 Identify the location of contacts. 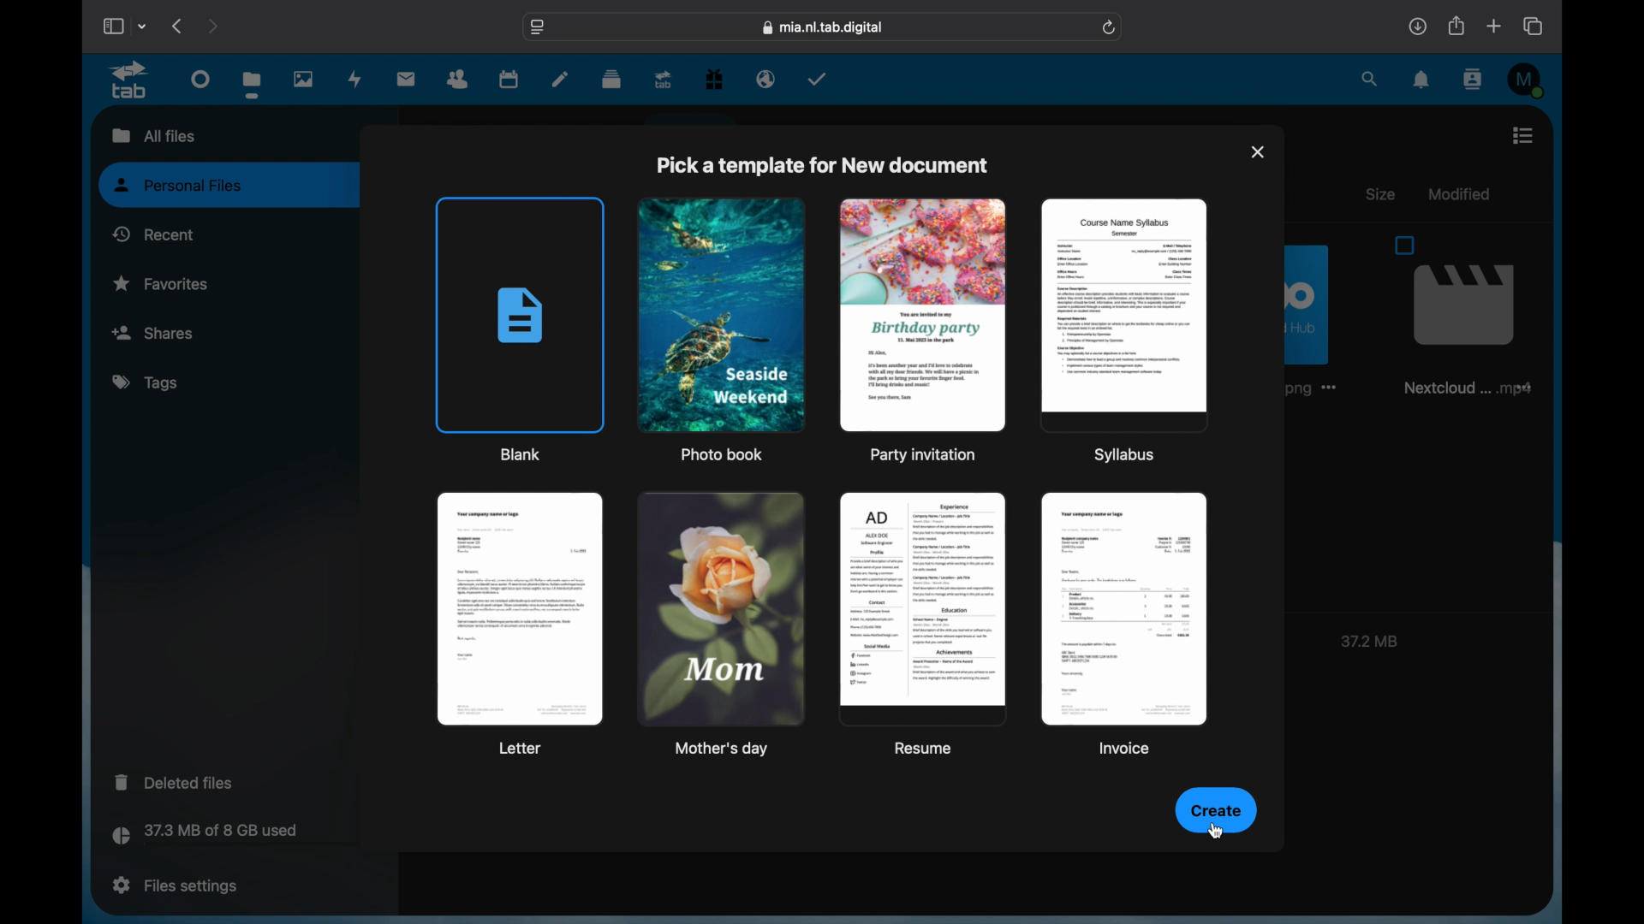
(458, 80).